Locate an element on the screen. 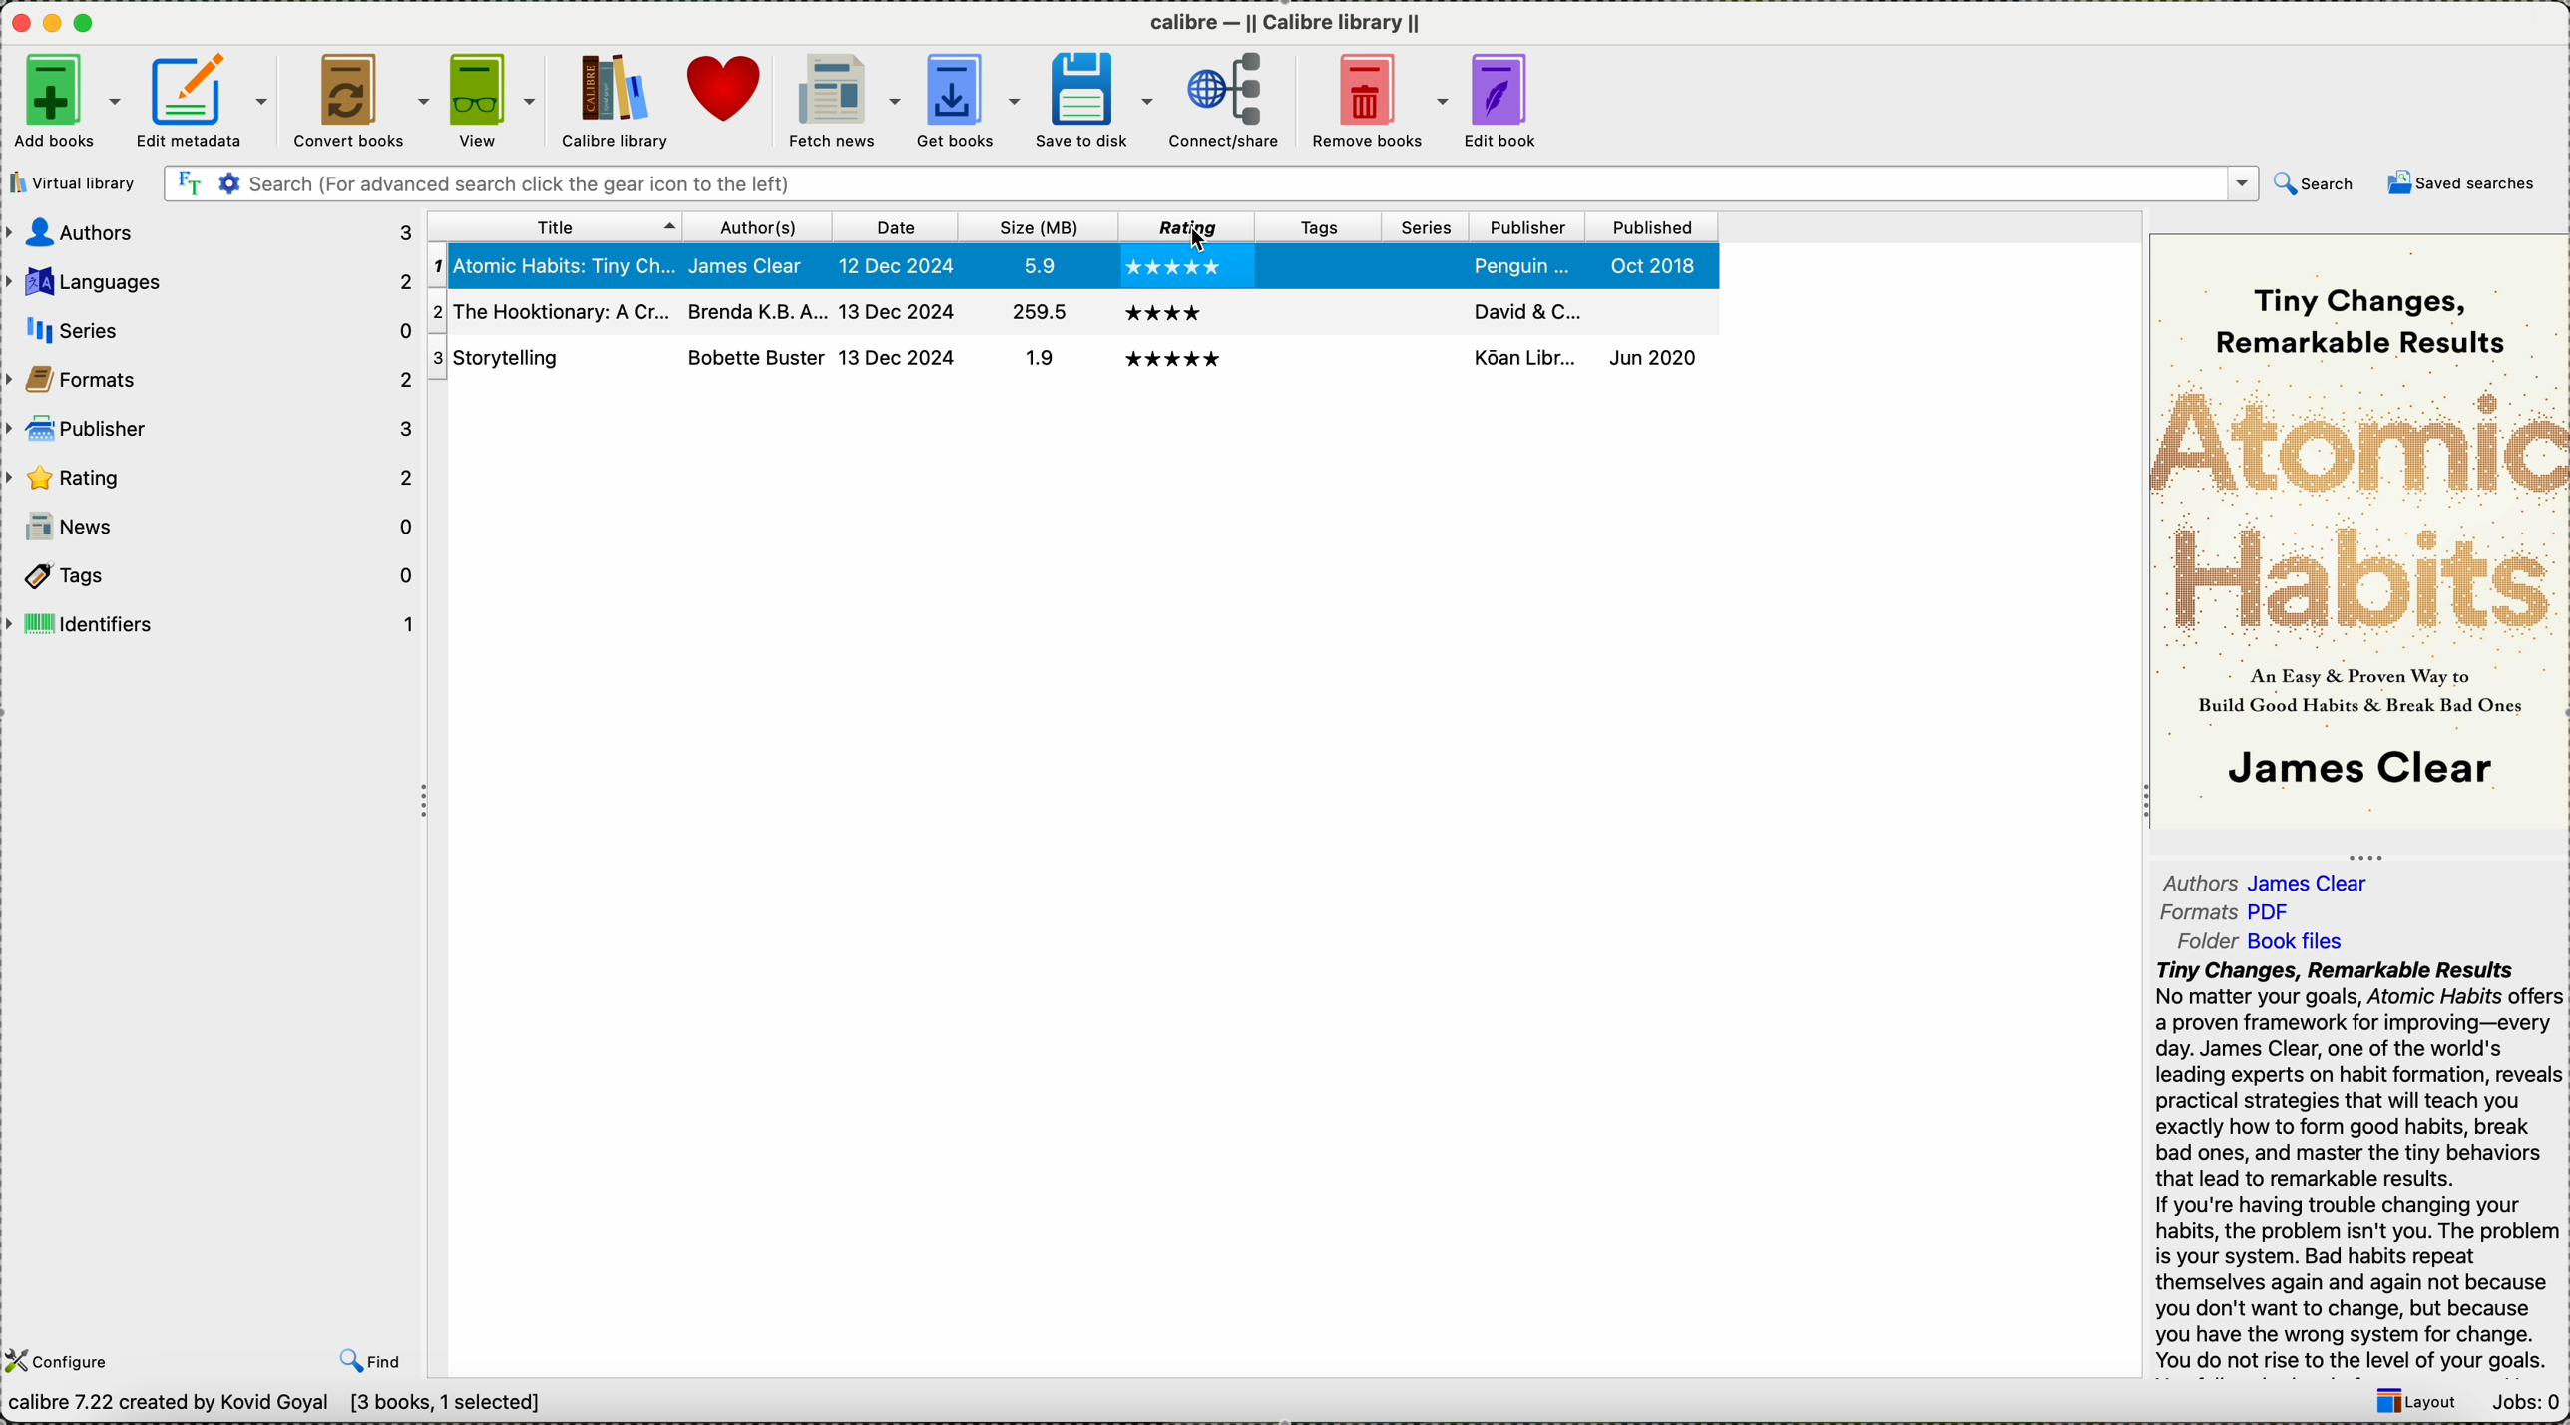 The image size is (2570, 1425). James Clear is located at coordinates (2356, 772).